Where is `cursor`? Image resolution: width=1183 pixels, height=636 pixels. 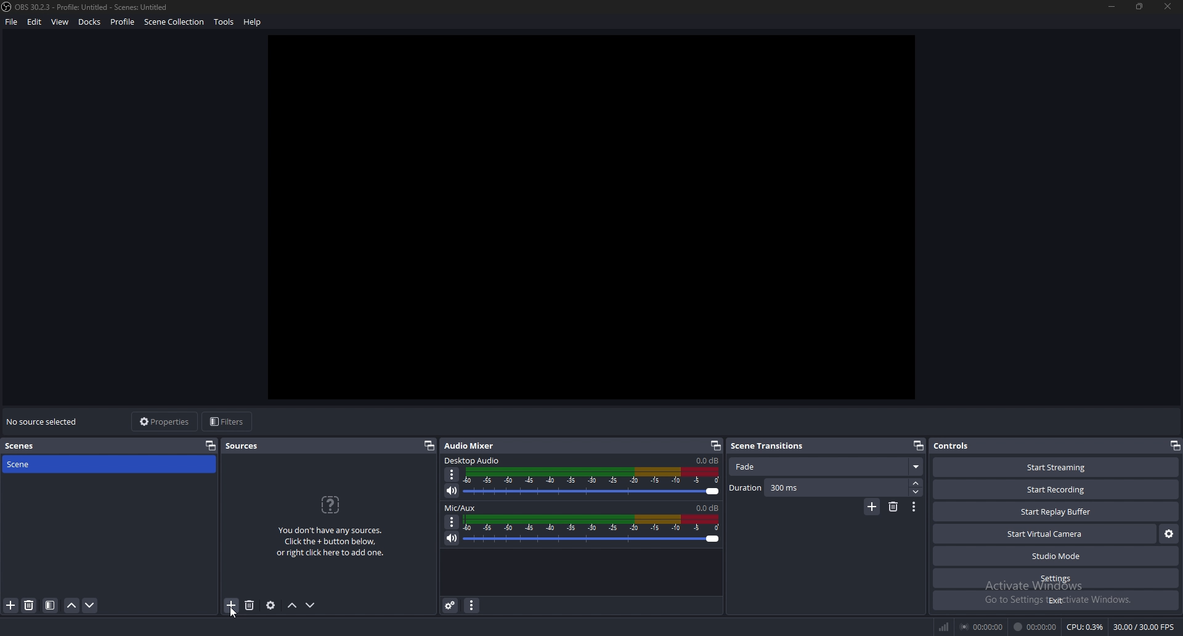
cursor is located at coordinates (230, 614).